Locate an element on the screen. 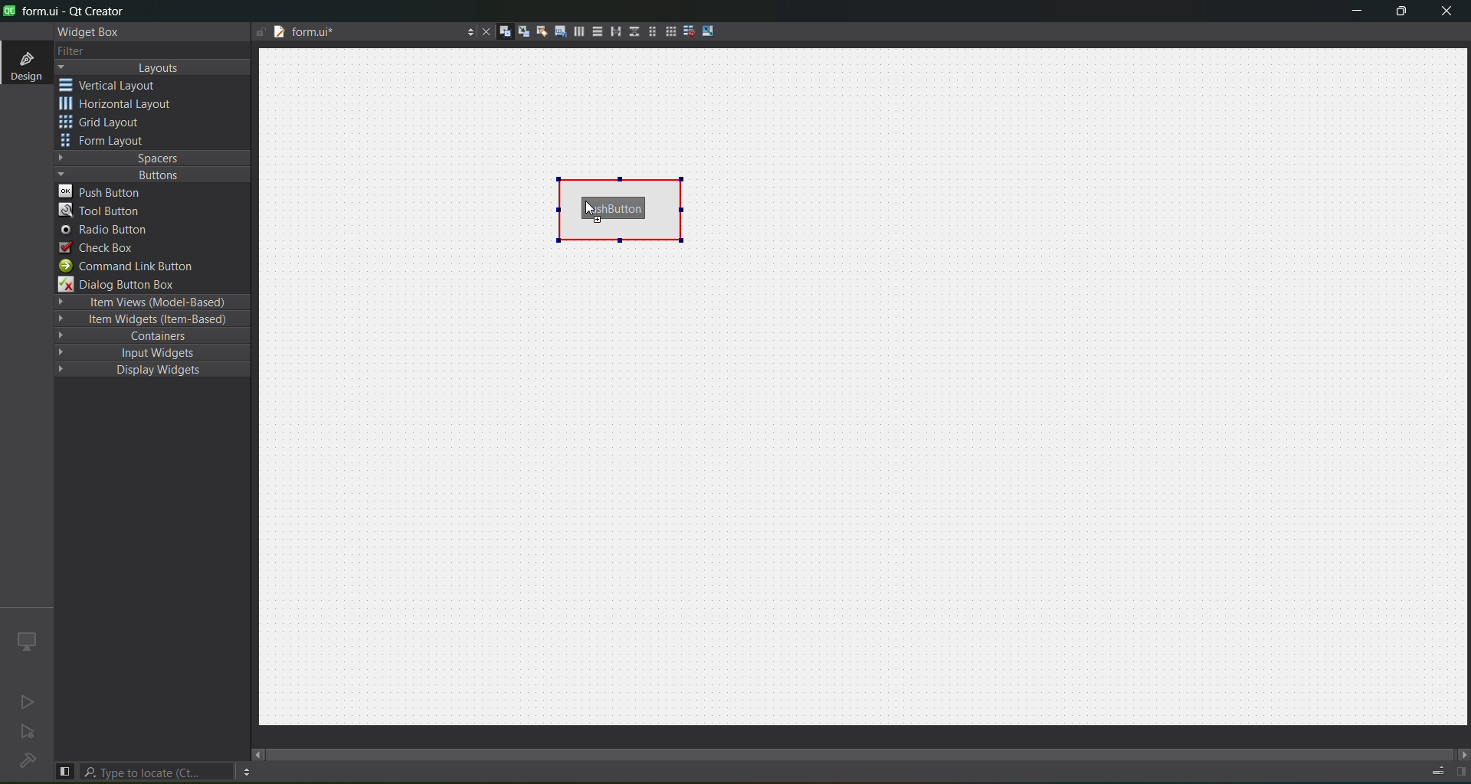 This screenshot has width=1471, height=784. no active project is located at coordinates (28, 734).